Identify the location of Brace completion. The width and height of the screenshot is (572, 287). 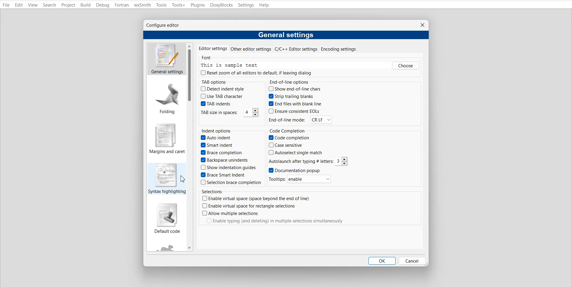
(223, 152).